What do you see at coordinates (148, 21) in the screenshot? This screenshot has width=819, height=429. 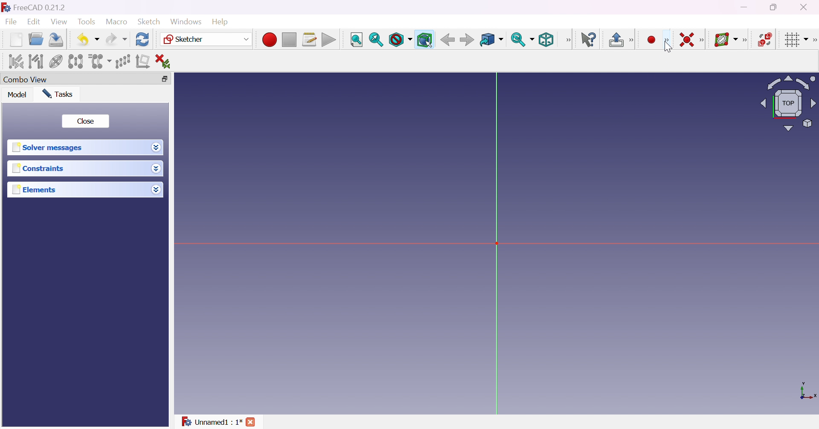 I see `Sketch` at bounding box center [148, 21].